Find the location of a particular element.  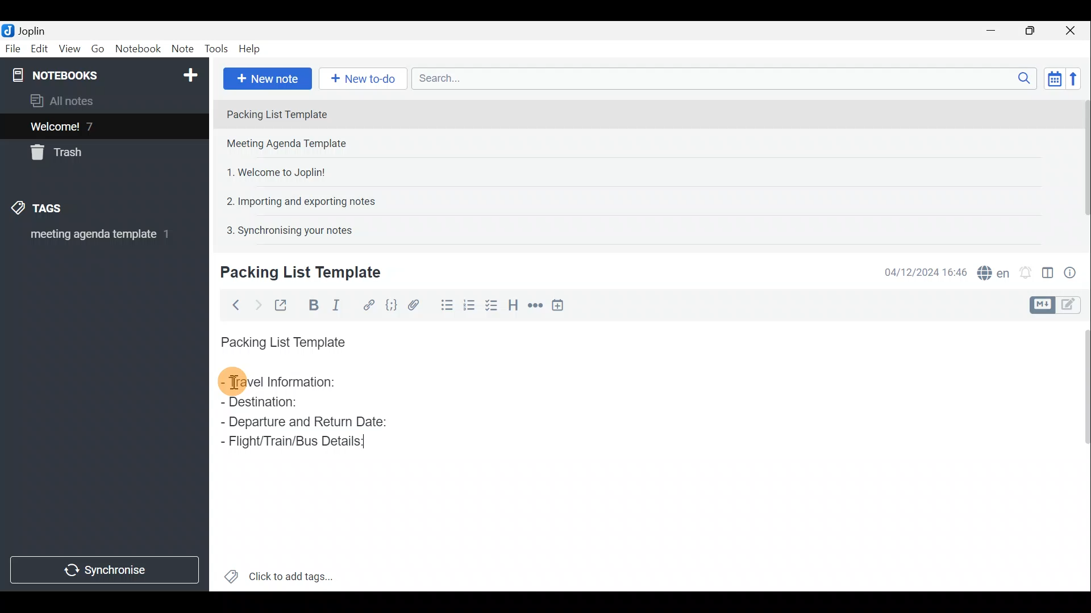

Maximise is located at coordinates (1034, 31).